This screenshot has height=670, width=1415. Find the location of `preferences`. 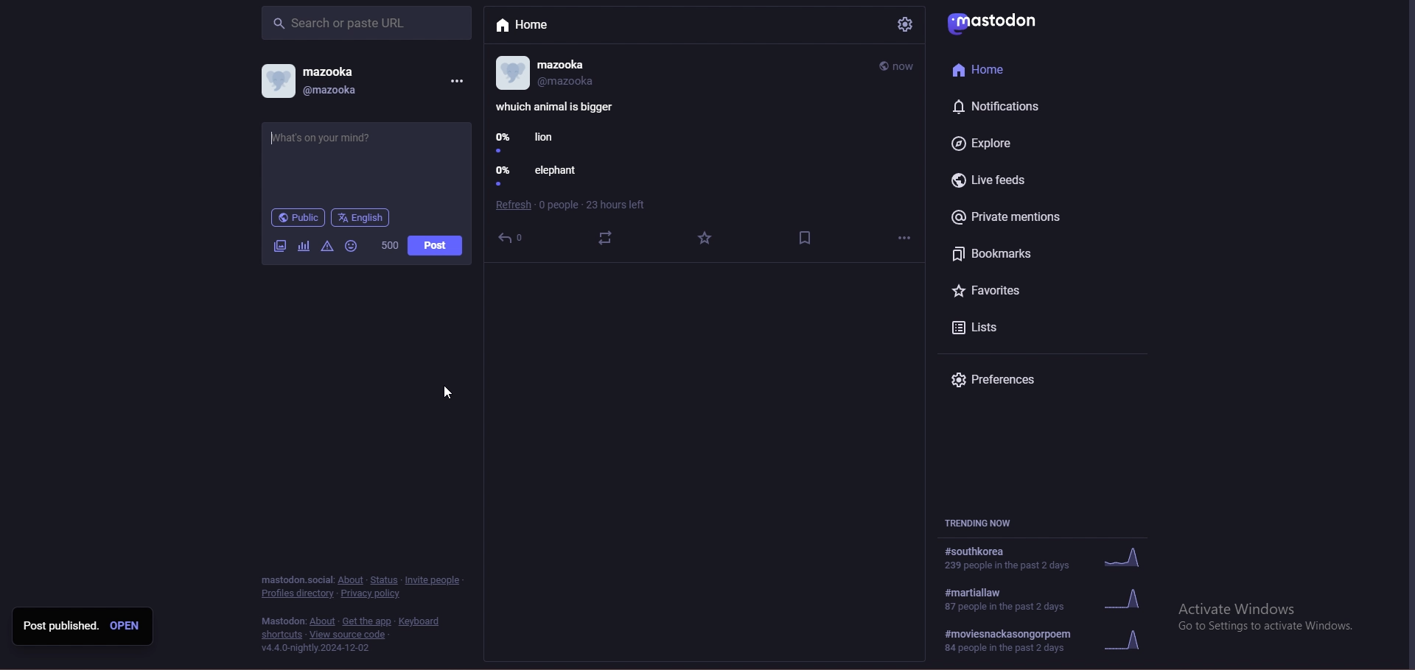

preferences is located at coordinates (1010, 381).